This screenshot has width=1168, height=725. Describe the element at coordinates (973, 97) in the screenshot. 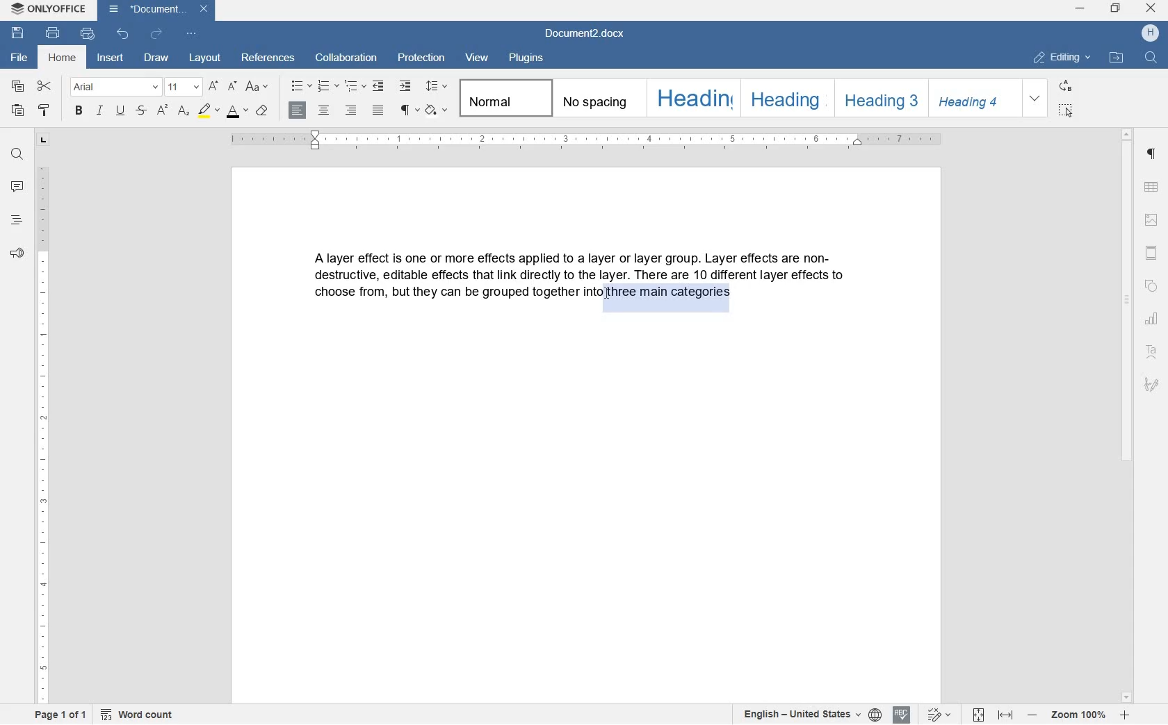

I see `heading 4` at that location.